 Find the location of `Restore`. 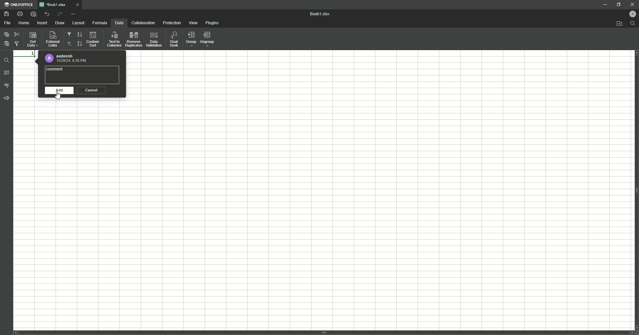

Restore is located at coordinates (618, 4).